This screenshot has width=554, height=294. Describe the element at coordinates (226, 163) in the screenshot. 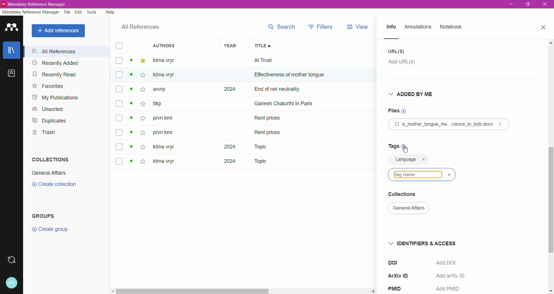

I see `2024` at that location.